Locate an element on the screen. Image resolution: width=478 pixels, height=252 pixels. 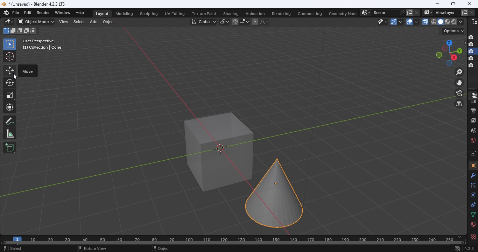
Add is located at coordinates (94, 23).